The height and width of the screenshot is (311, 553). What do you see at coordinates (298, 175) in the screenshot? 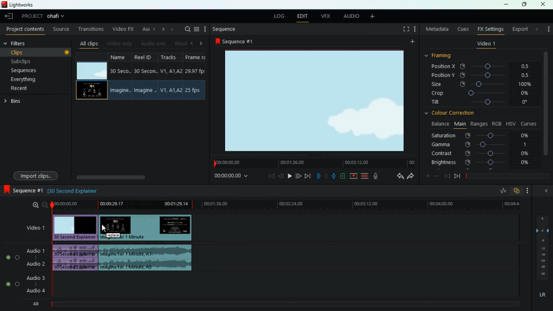
I see `front` at bounding box center [298, 175].